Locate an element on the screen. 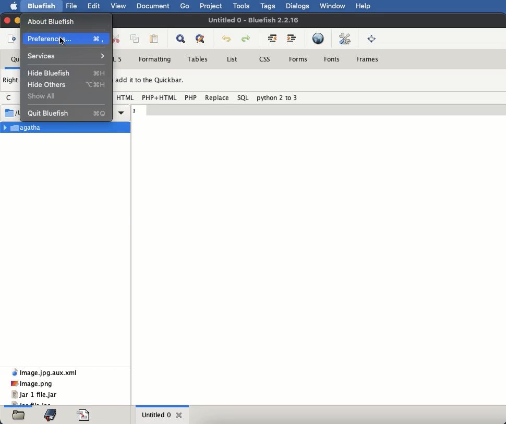  SQL is located at coordinates (244, 97).